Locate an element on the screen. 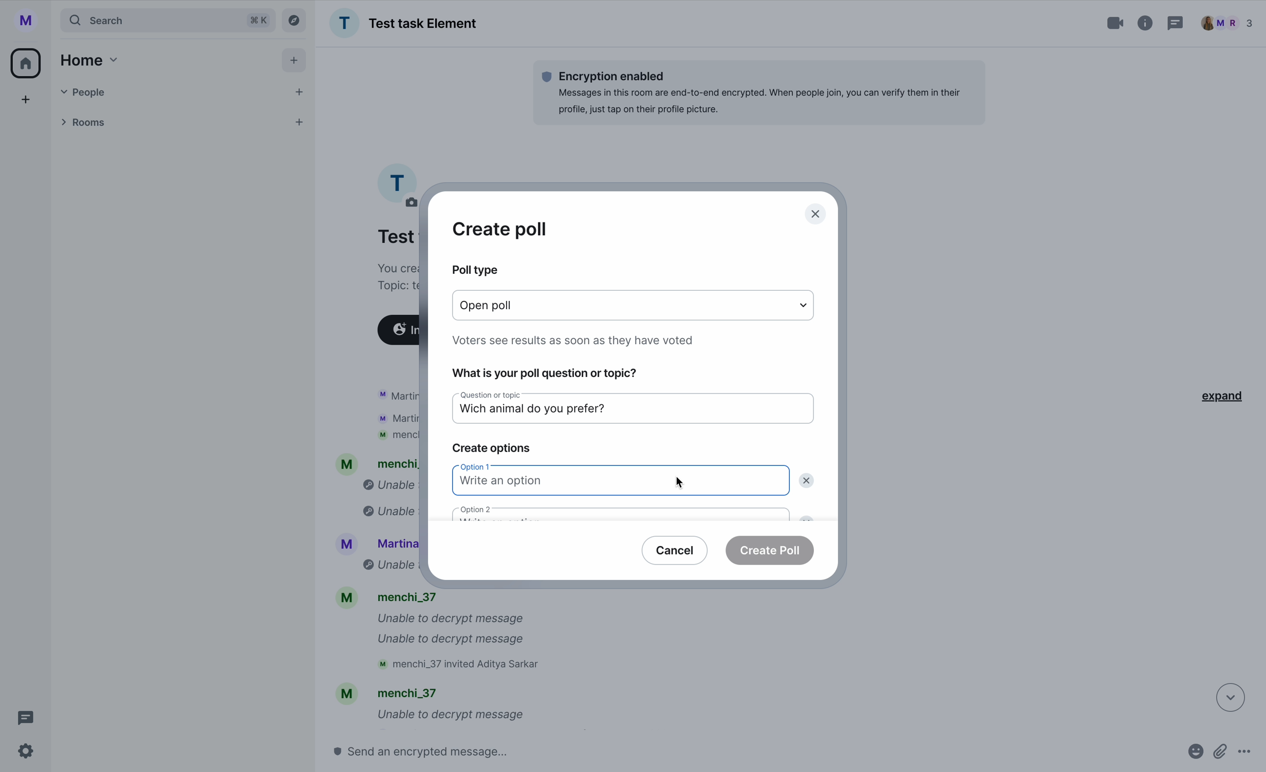  M menchi_37
Unable to decrypt message
Unable to decrypt message
M menchi_37 invited Aditya Sarkar is located at coordinates (444, 633).